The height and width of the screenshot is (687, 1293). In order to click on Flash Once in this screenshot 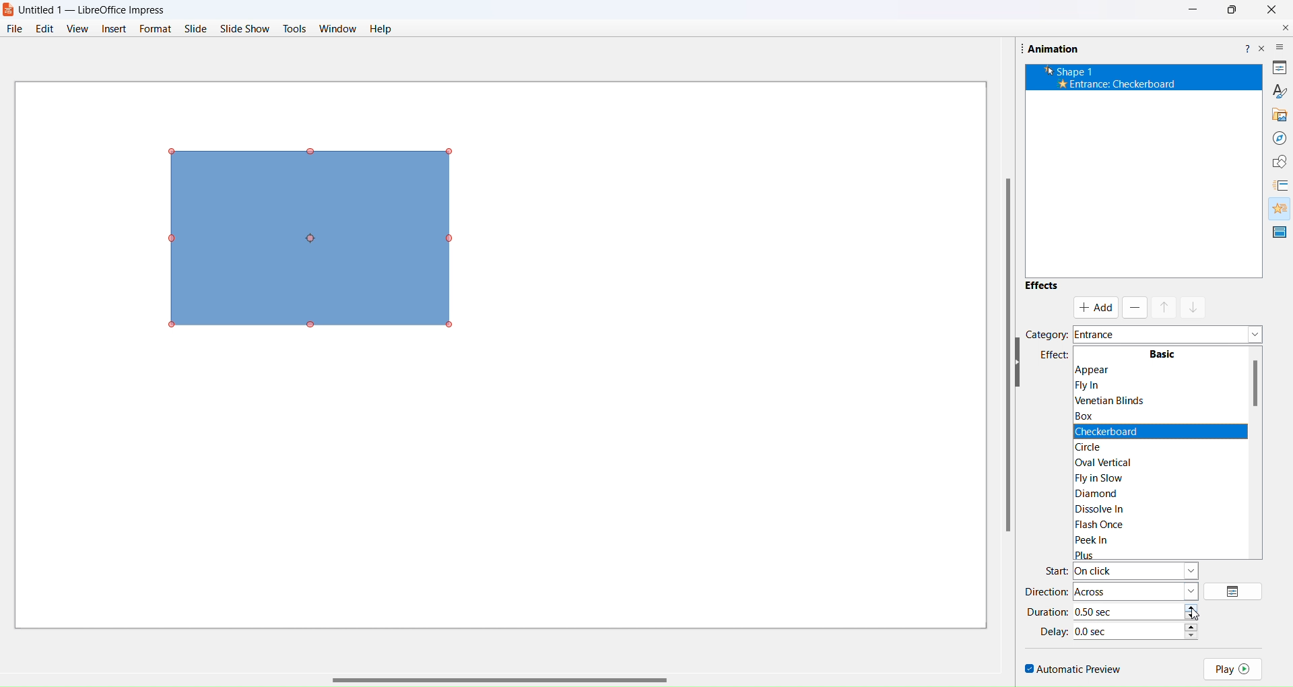, I will do `click(1110, 525)`.